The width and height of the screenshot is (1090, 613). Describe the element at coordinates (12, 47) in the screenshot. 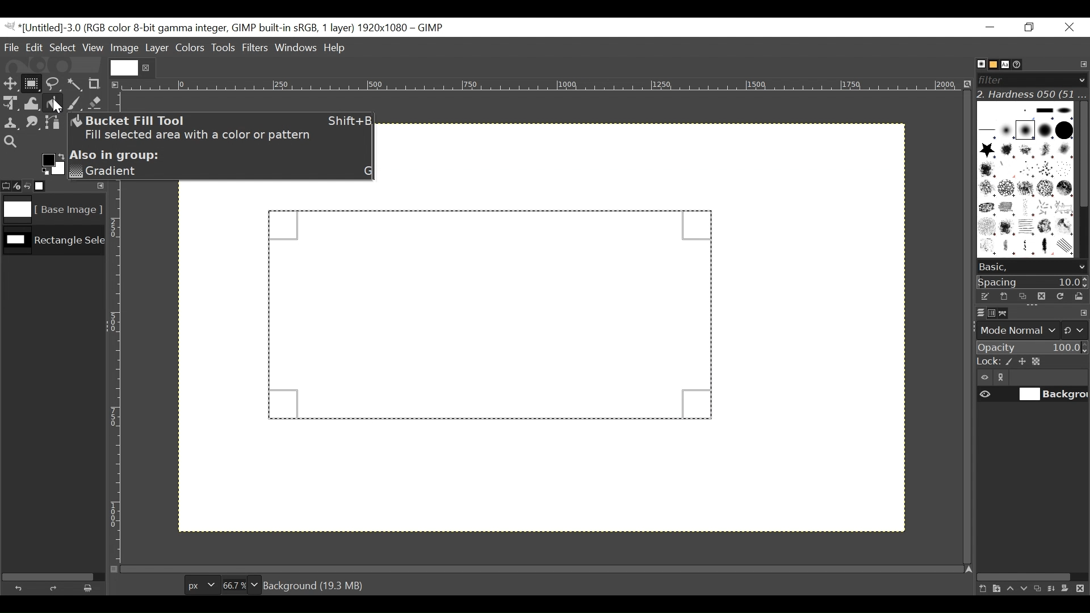

I see `File` at that location.